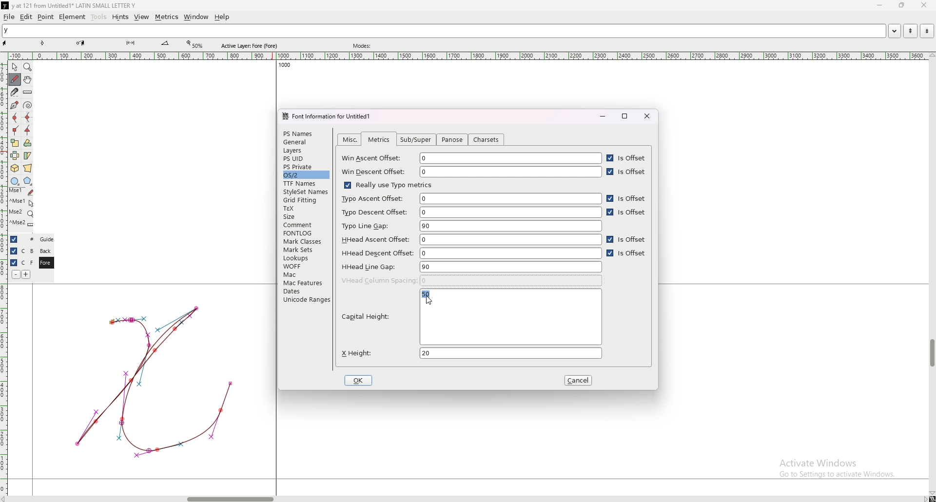  Describe the element at coordinates (15, 67) in the screenshot. I see `pointer` at that location.